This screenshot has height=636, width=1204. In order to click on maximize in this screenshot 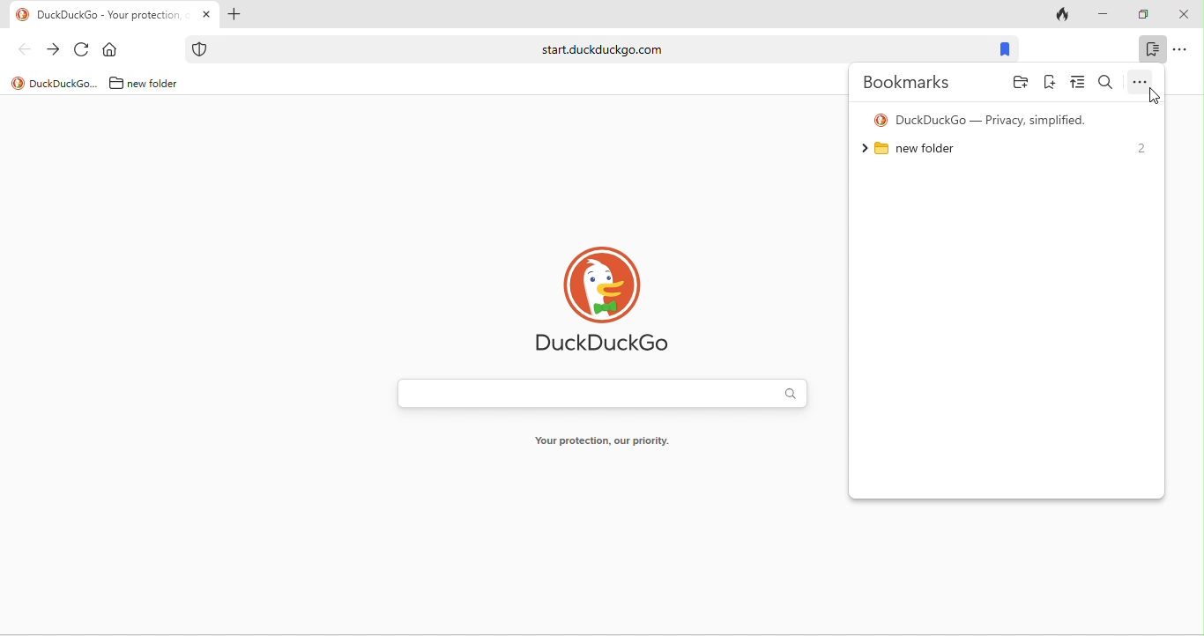, I will do `click(1144, 15)`.